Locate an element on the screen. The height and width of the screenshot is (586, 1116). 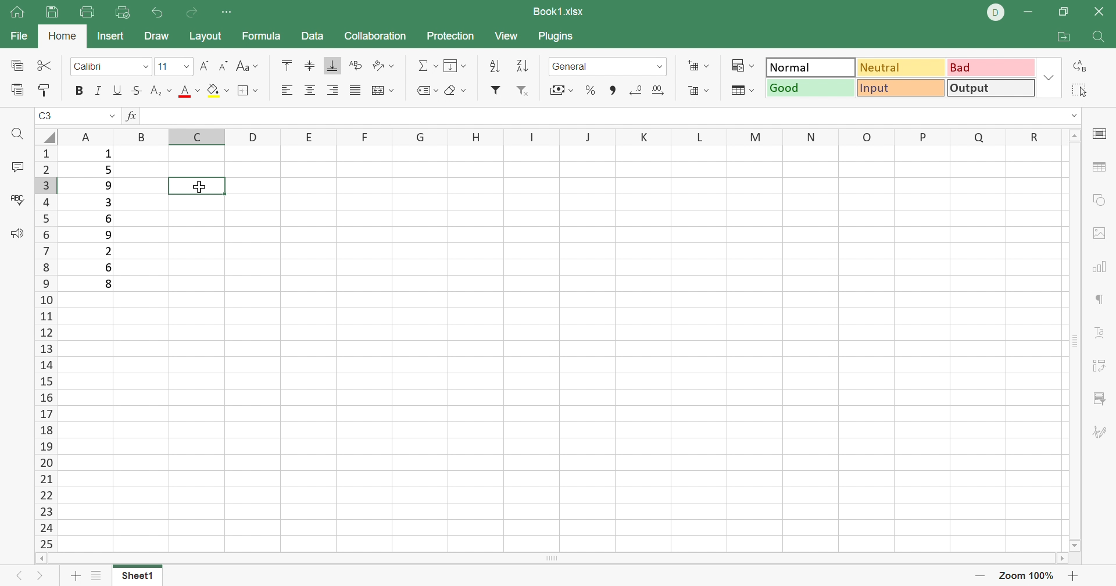
Accounting style is located at coordinates (560, 90).